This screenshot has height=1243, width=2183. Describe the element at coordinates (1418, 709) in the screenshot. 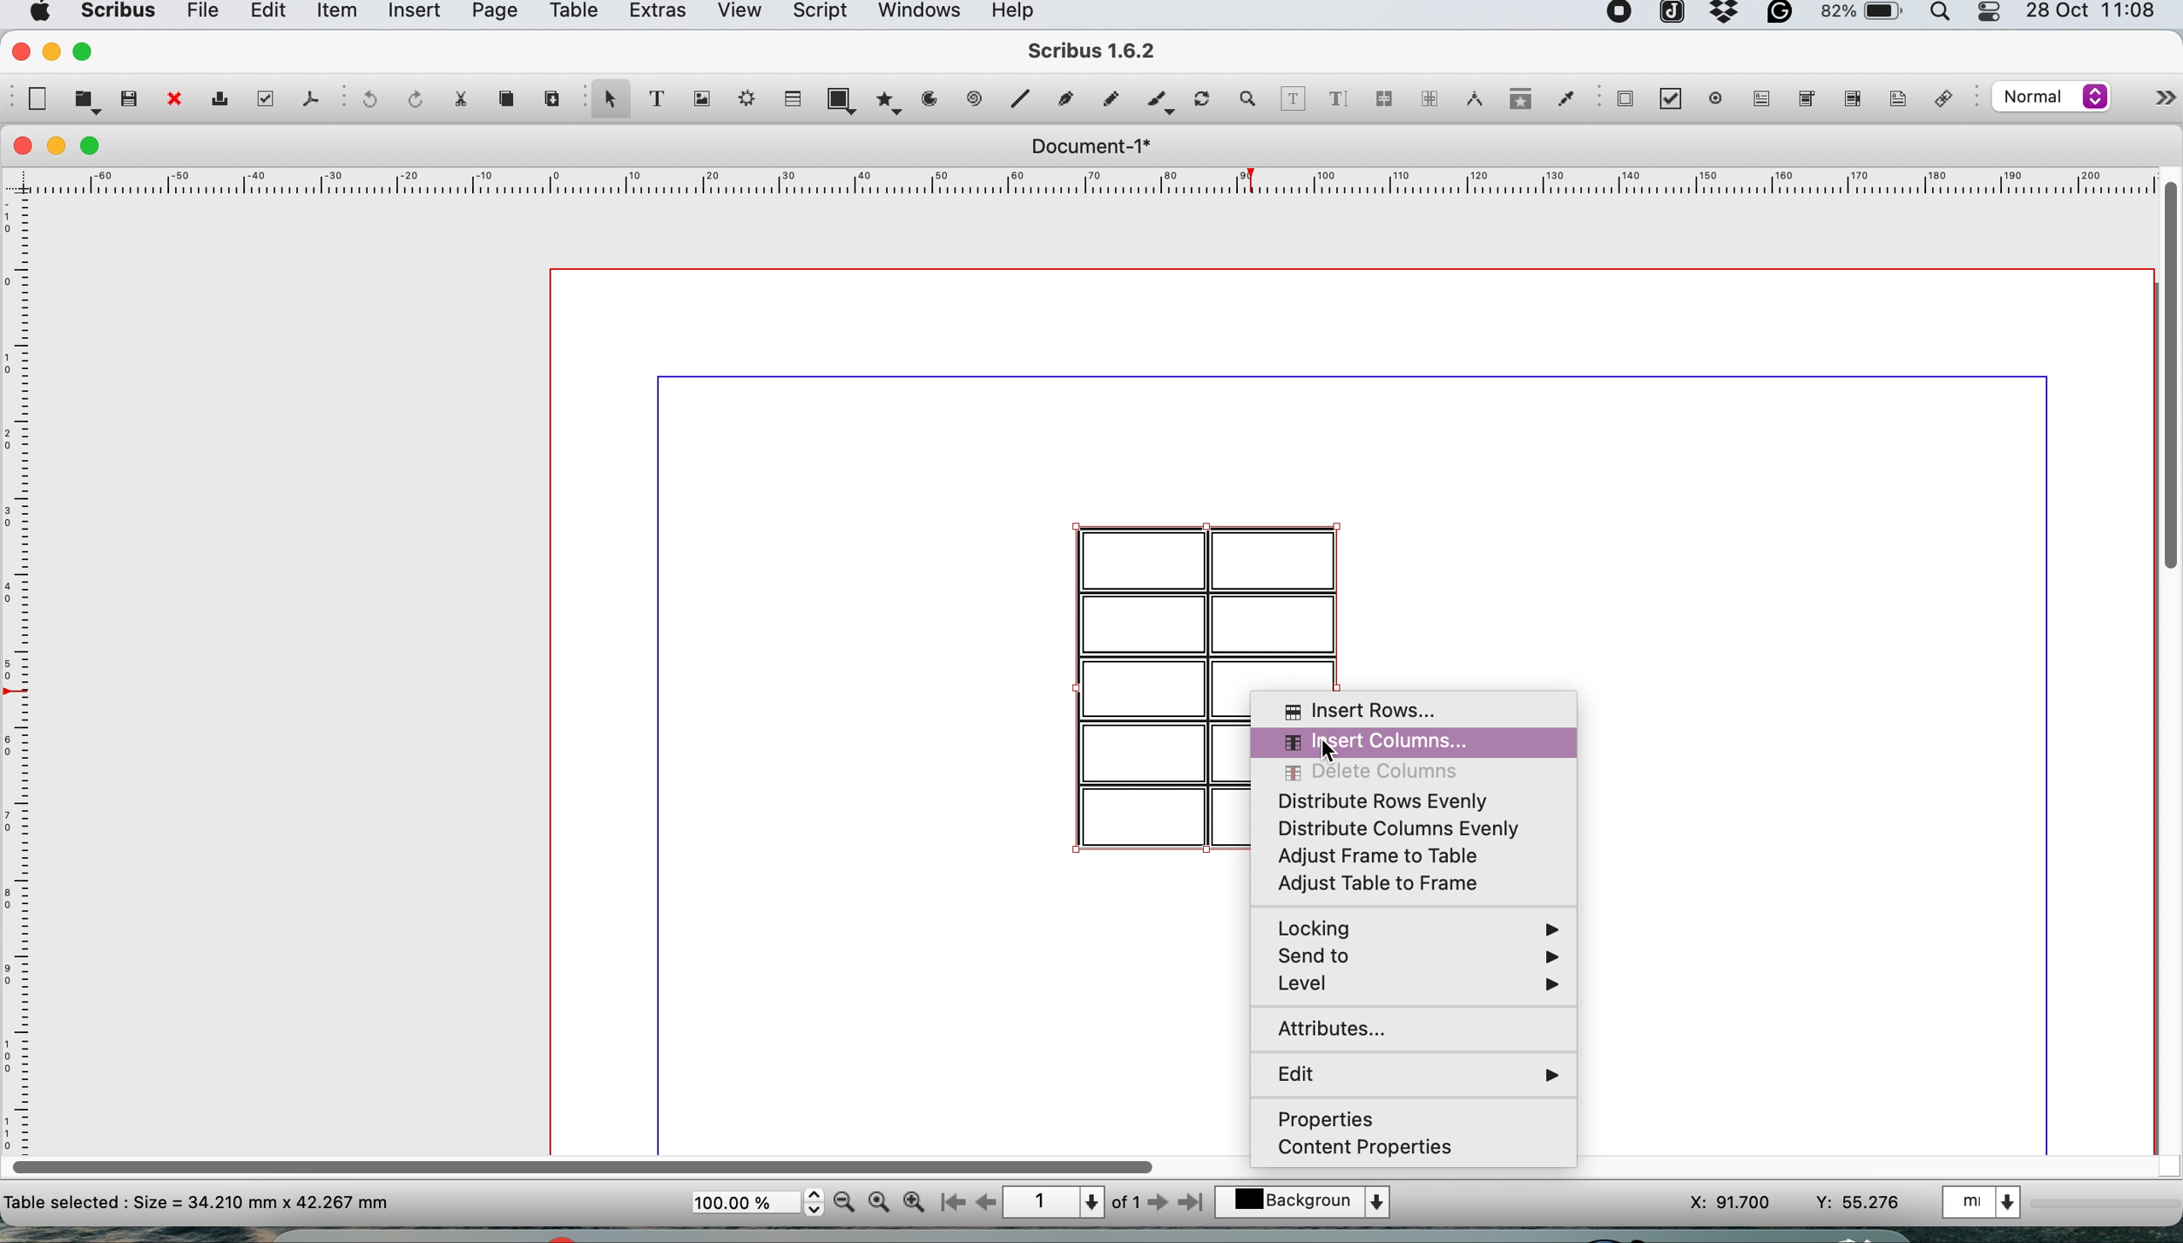

I see `insert rows` at that location.